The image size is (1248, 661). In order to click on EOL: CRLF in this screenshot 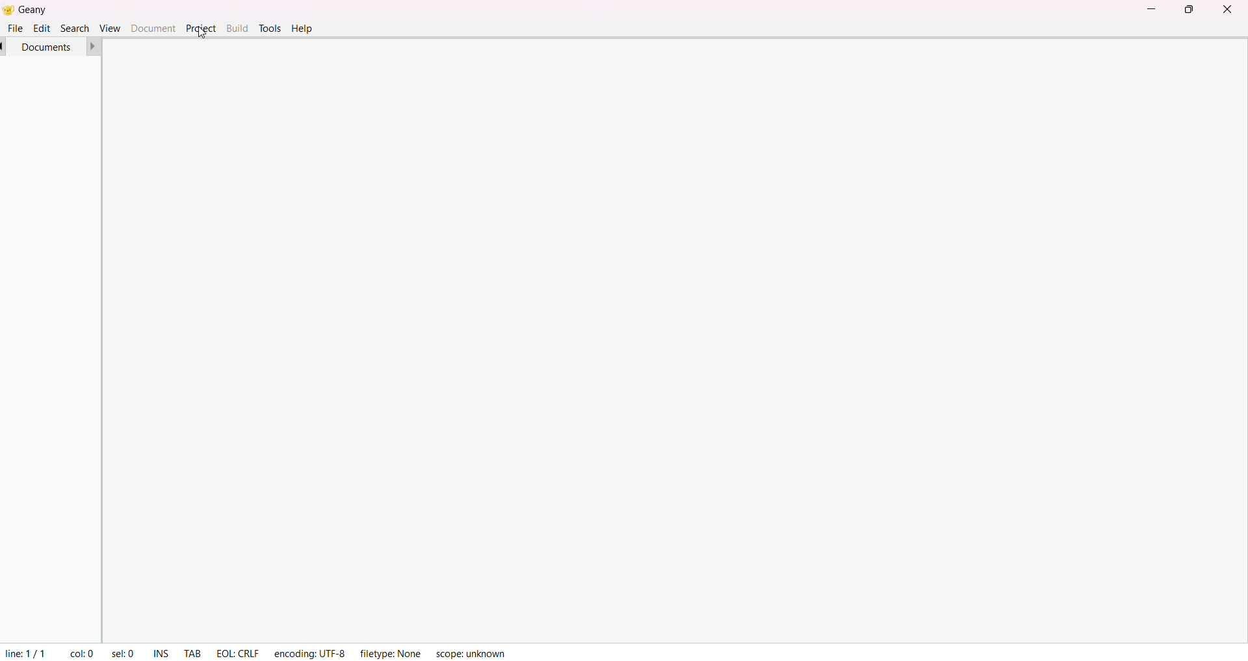, I will do `click(239, 651)`.